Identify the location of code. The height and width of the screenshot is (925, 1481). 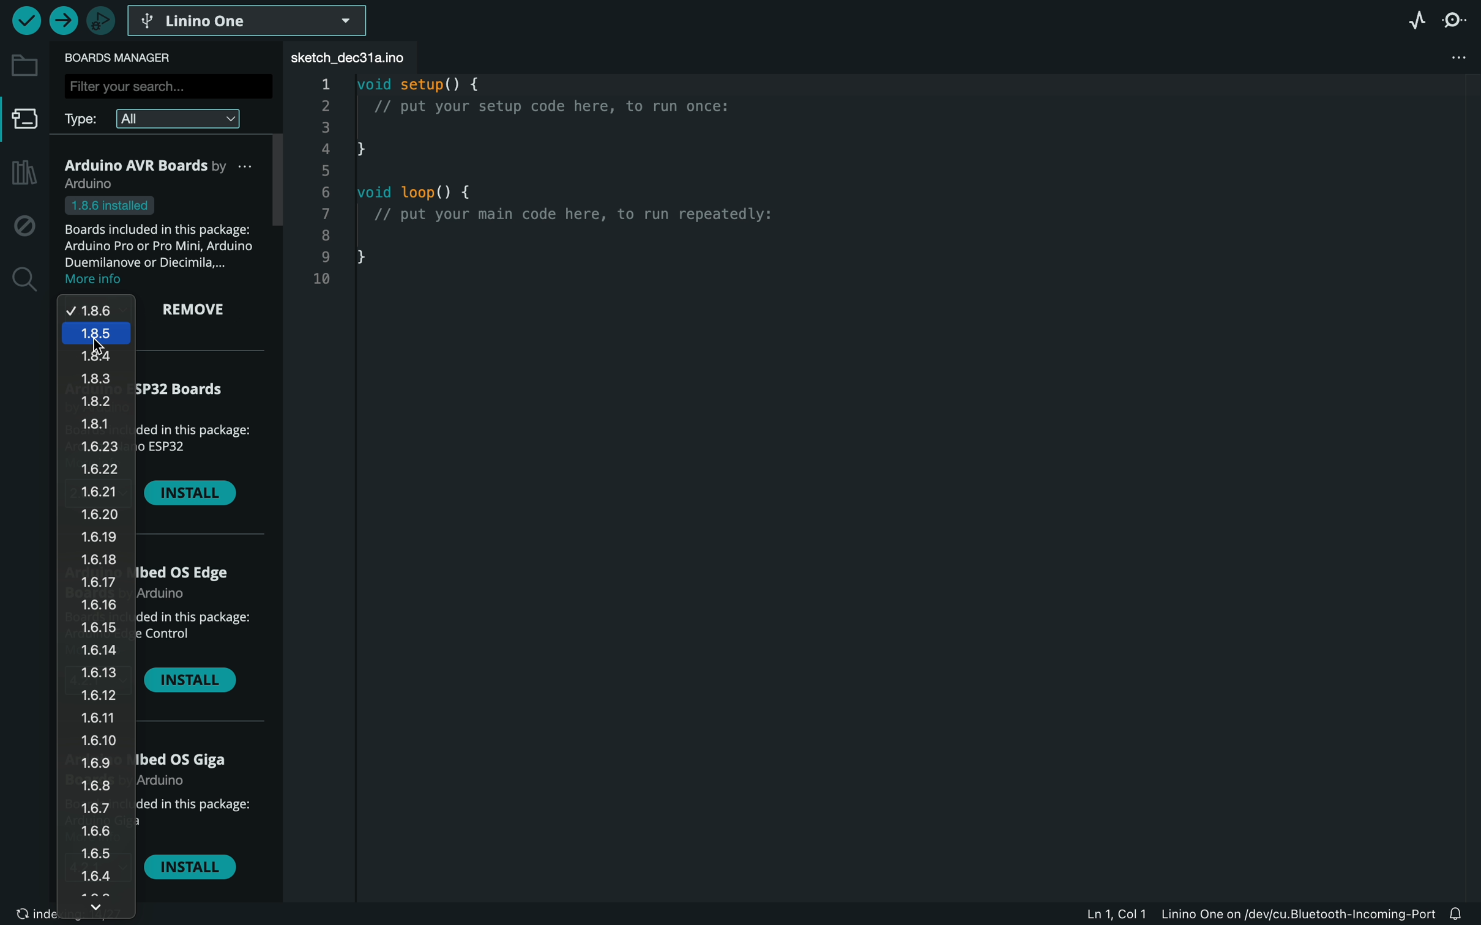
(599, 206).